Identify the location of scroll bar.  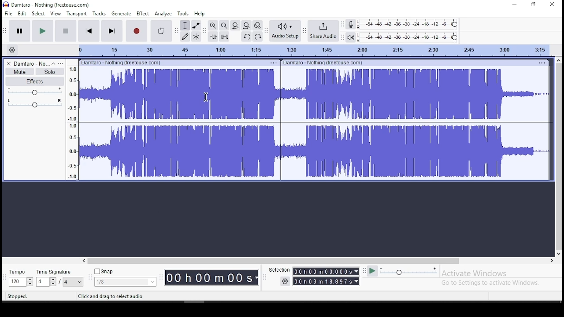
(274, 261).